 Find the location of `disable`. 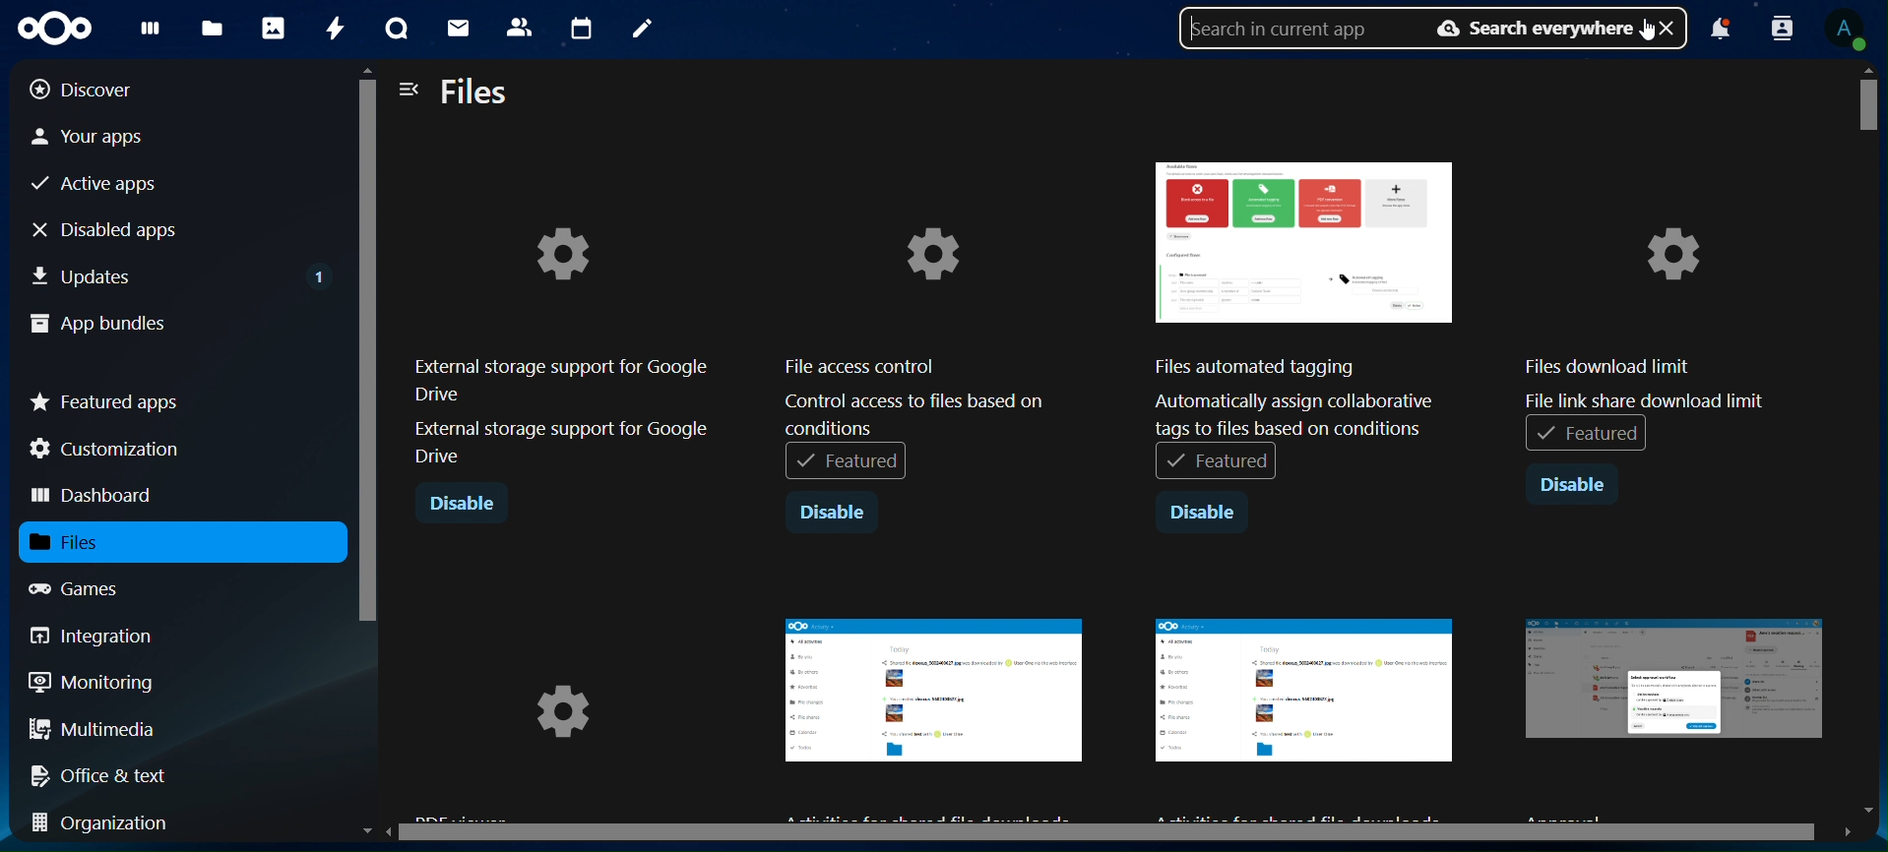

disable is located at coordinates (465, 507).